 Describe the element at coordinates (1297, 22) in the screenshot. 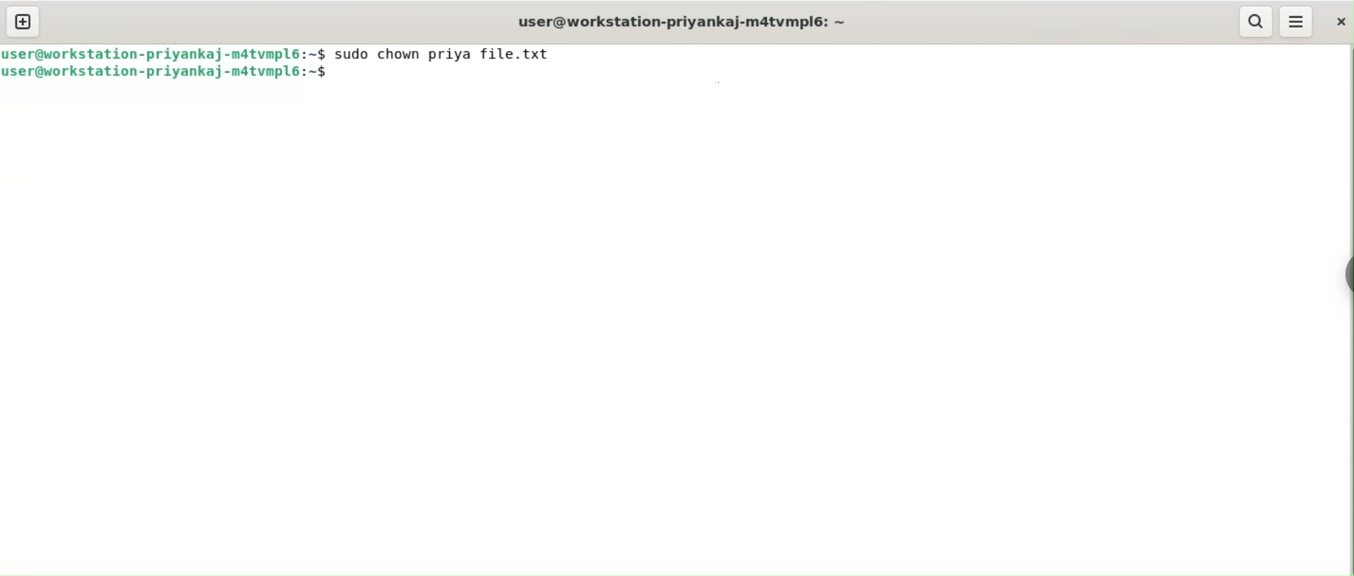

I see `menu` at that location.